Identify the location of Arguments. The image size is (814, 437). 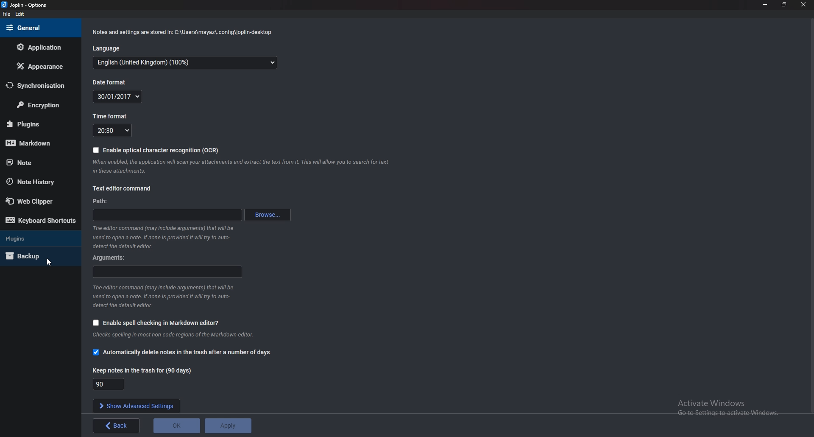
(111, 258).